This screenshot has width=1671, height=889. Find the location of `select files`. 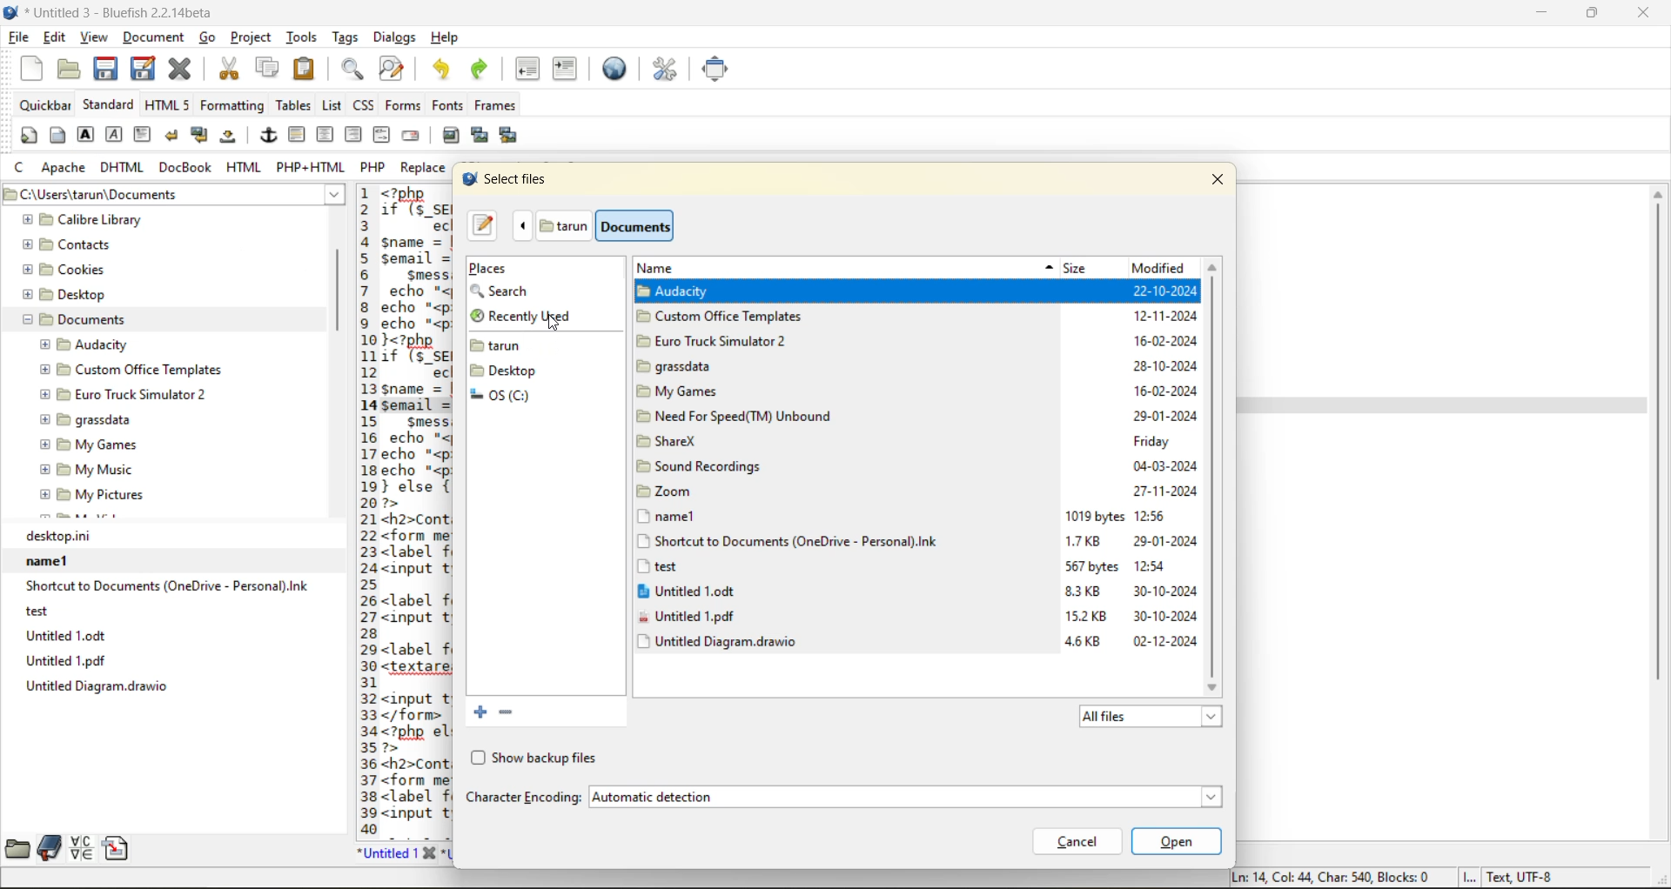

select files is located at coordinates (502, 178).